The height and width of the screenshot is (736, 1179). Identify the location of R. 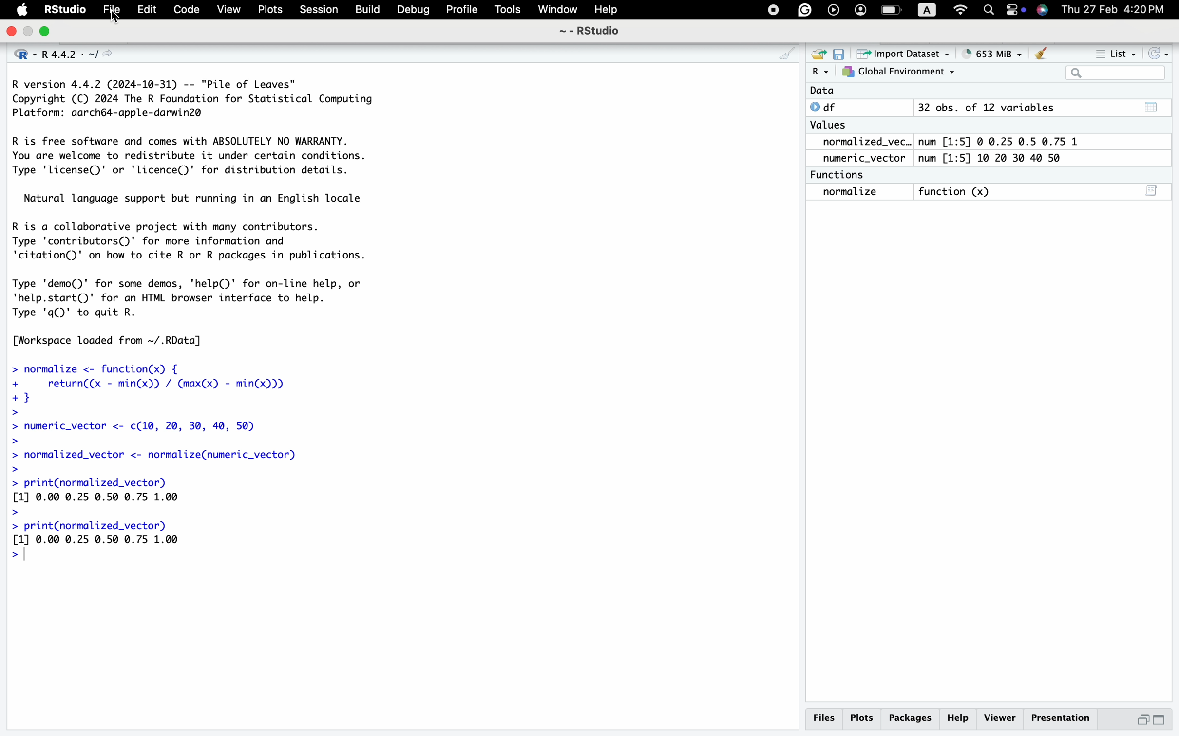
(820, 72).